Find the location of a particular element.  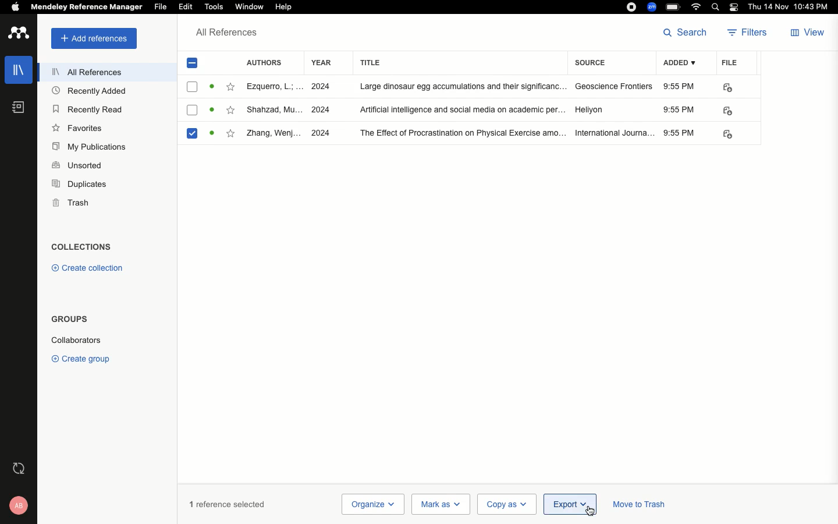

Internet is located at coordinates (696, 7).